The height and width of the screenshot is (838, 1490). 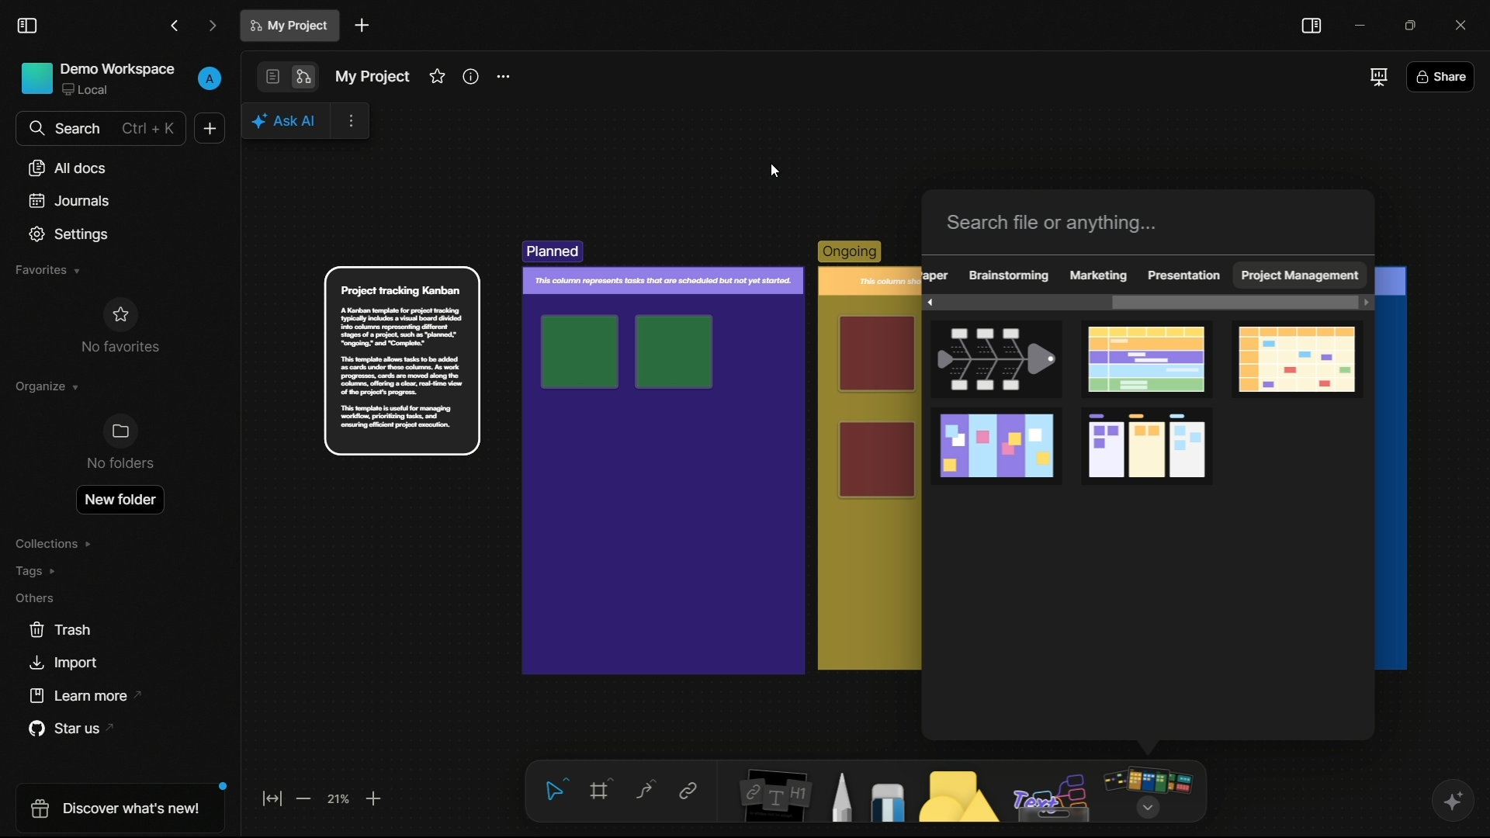 What do you see at coordinates (45, 386) in the screenshot?
I see `organize` at bounding box center [45, 386].